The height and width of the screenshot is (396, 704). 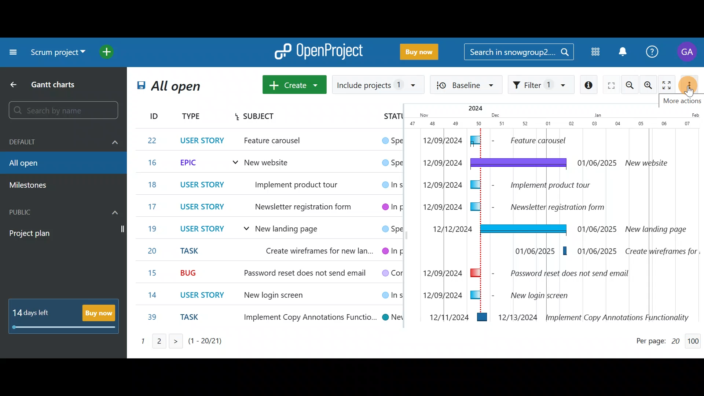 What do you see at coordinates (204, 139) in the screenshot?
I see `USER STORY` at bounding box center [204, 139].